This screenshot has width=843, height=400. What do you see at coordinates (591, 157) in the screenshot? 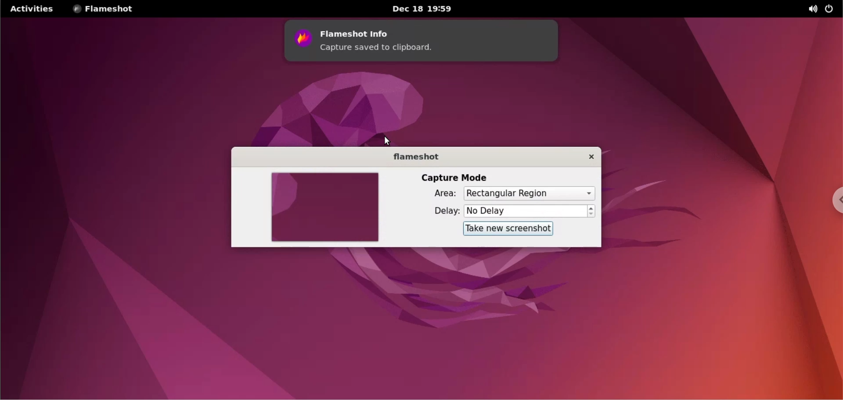
I see `close` at bounding box center [591, 157].